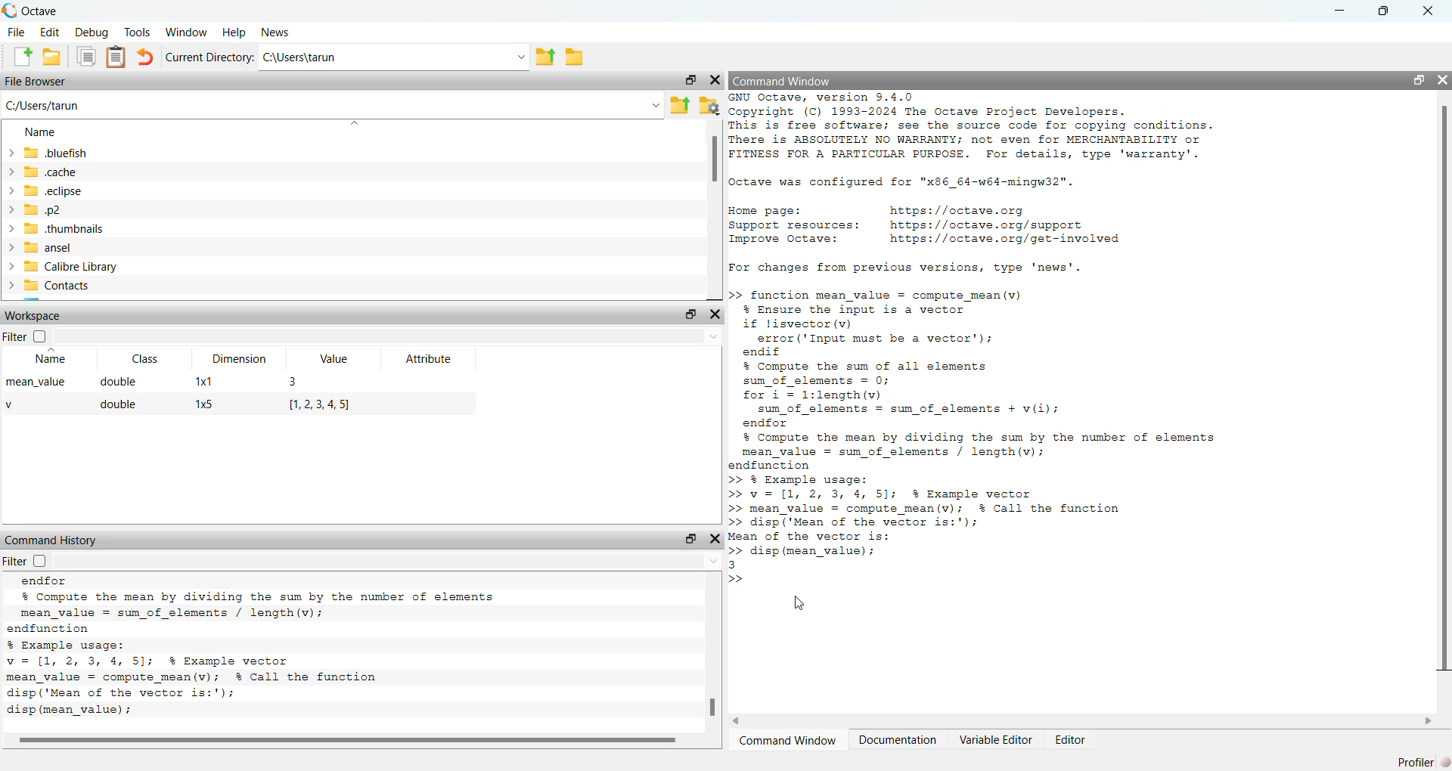 The image size is (1452, 771). Describe the element at coordinates (1382, 12) in the screenshot. I see `maximise` at that location.